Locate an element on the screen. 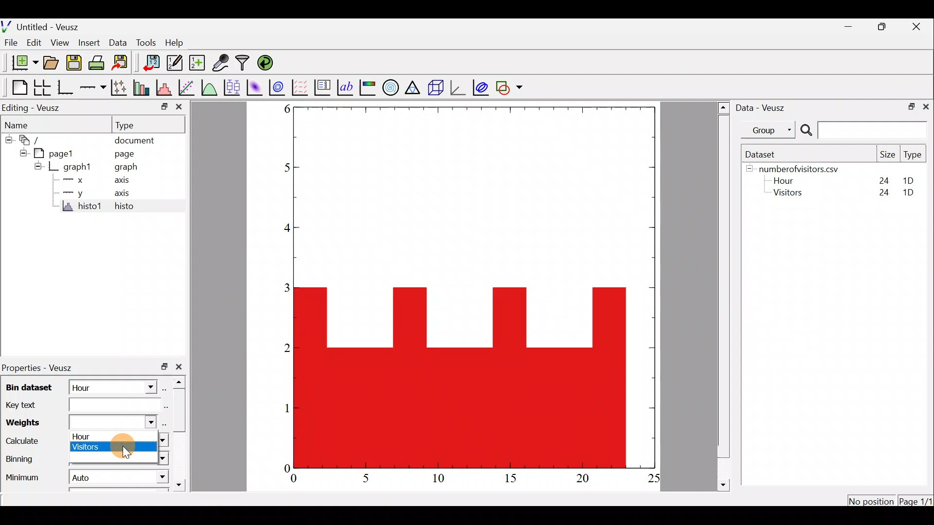 This screenshot has height=525, width=934. Bin dataset is located at coordinates (32, 388).